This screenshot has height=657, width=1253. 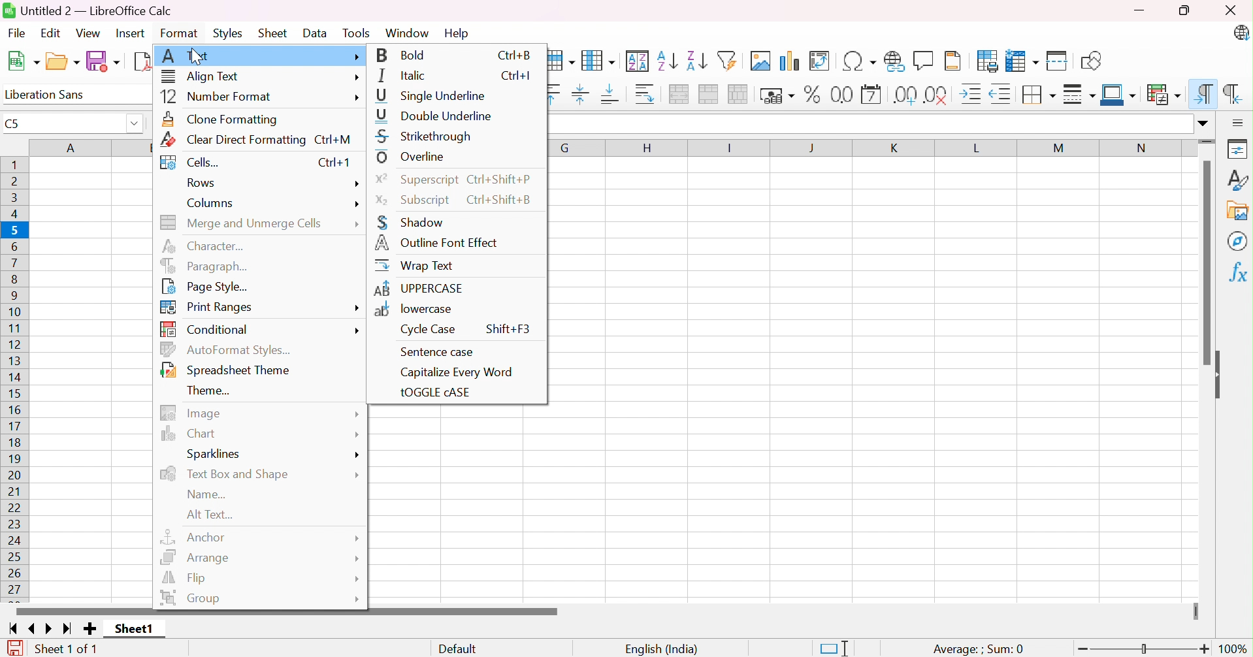 I want to click on Functions, so click(x=1240, y=273).